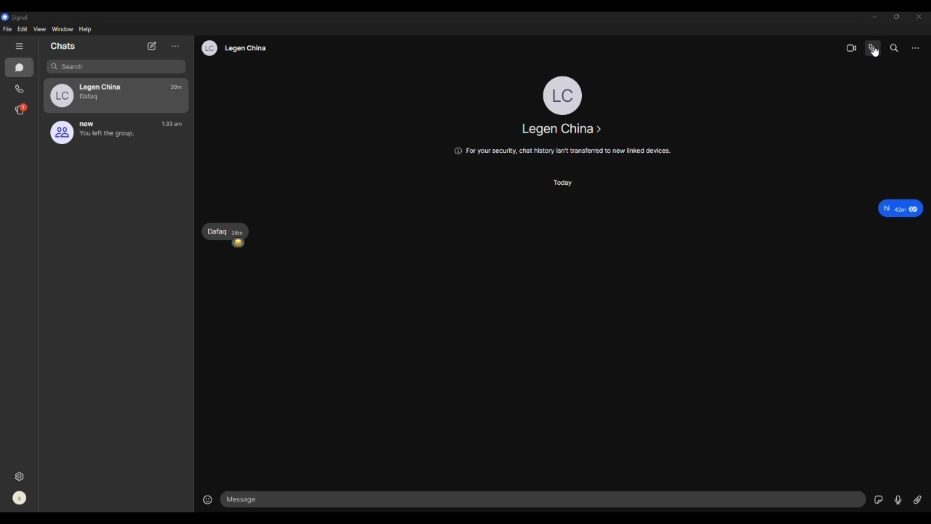 The height and width of the screenshot is (524, 931). Describe the element at coordinates (63, 29) in the screenshot. I see `window` at that location.